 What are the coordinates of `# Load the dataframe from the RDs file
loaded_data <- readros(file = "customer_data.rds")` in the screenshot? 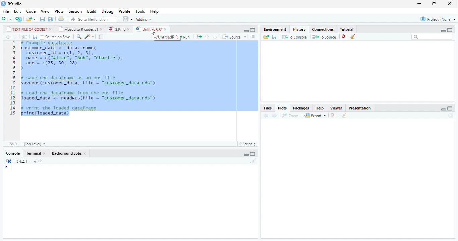 It's located at (89, 96).